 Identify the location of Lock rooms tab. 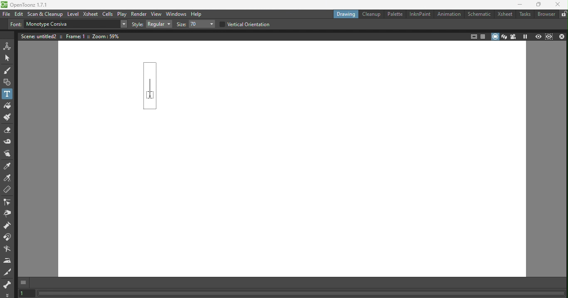
(563, 15).